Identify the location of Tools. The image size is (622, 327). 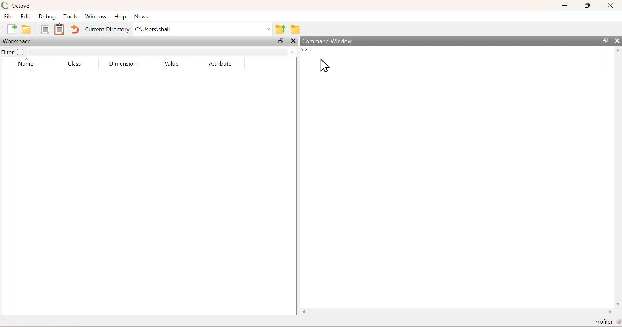
(71, 17).